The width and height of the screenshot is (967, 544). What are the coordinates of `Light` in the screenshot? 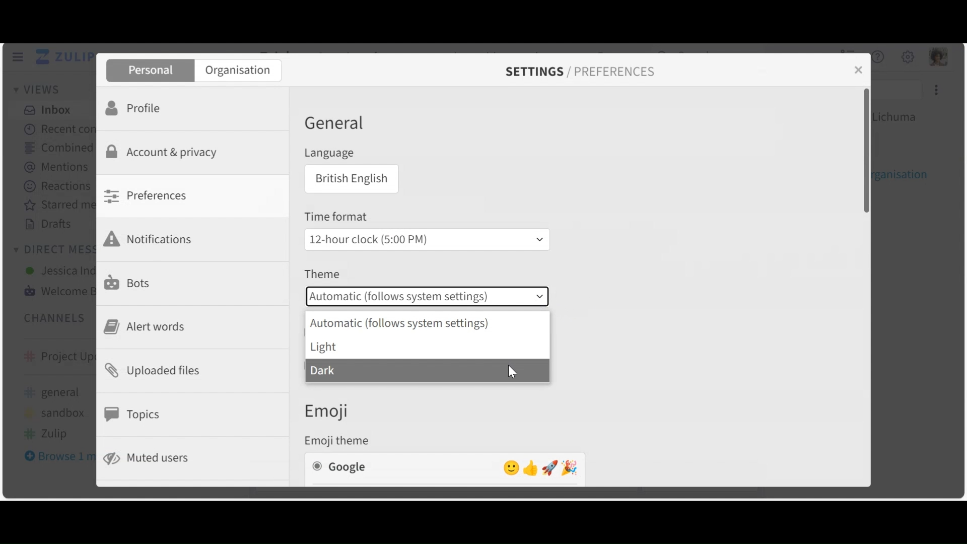 It's located at (425, 347).